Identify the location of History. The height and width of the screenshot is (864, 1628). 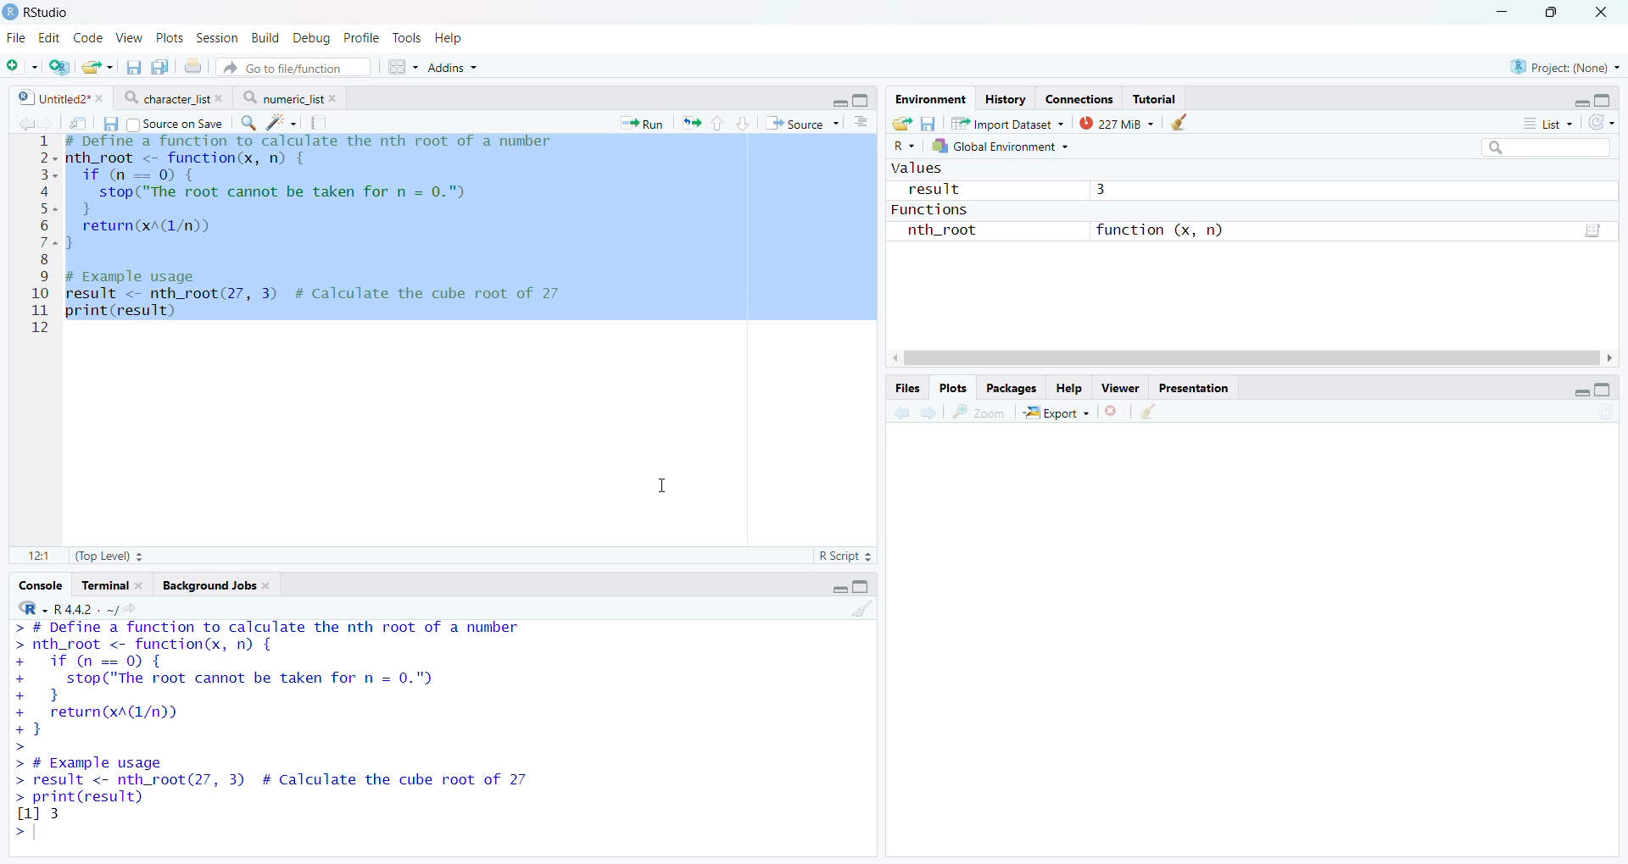
(1005, 99).